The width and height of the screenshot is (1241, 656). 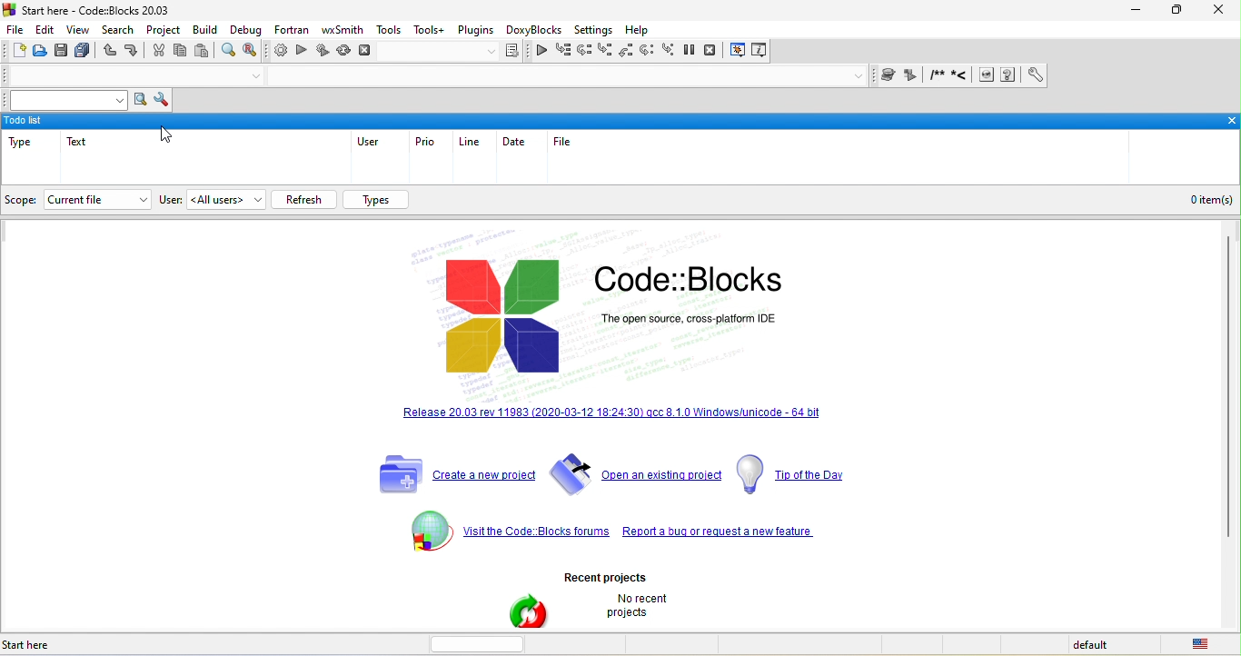 I want to click on tools+, so click(x=430, y=31).